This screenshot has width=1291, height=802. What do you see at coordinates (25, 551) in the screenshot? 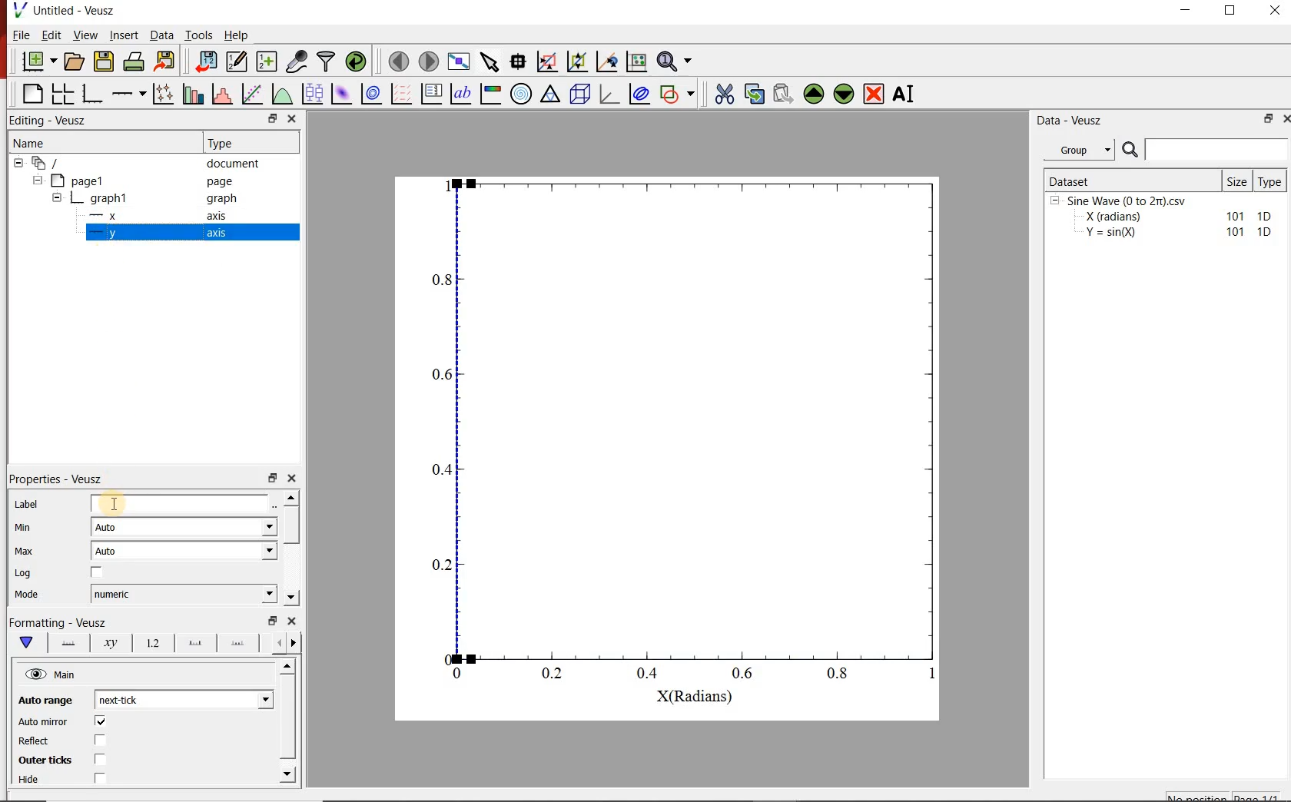
I see `Max` at bounding box center [25, 551].